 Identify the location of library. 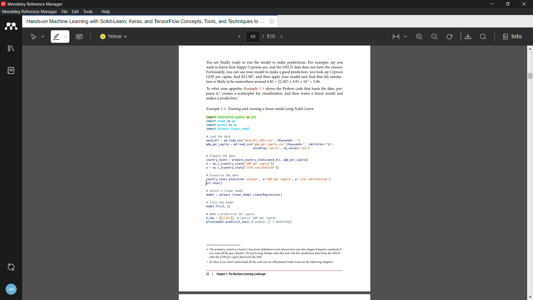
(11, 49).